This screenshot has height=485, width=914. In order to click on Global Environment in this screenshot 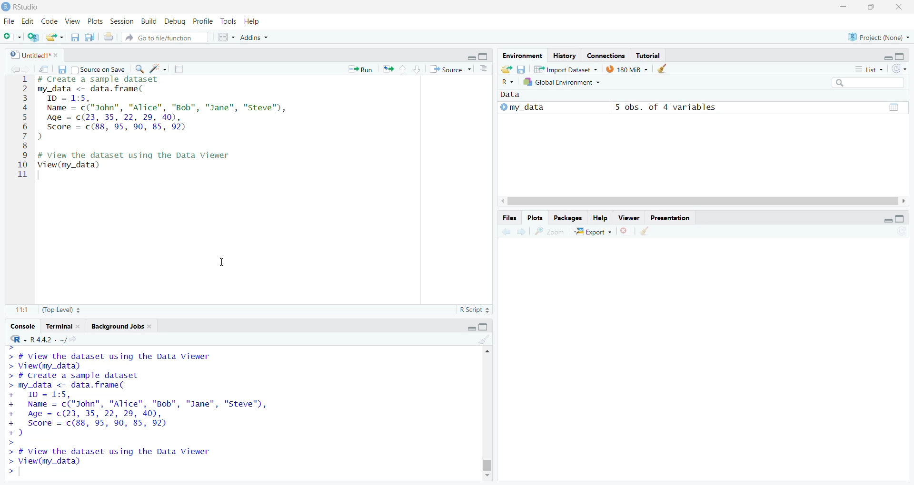, I will do `click(564, 82)`.